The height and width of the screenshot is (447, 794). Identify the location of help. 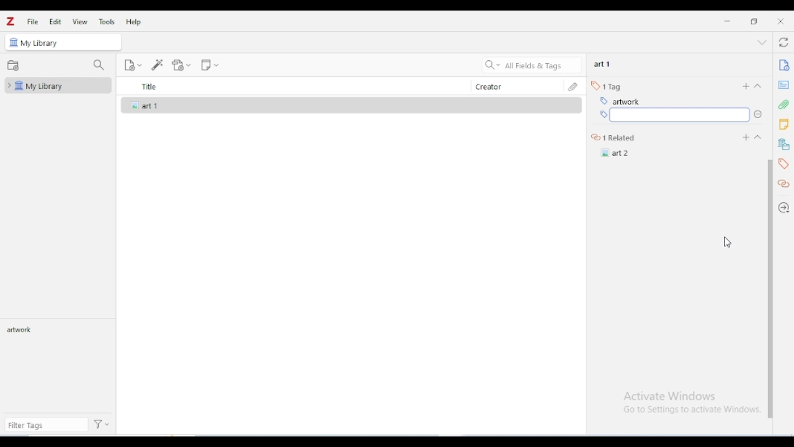
(134, 22).